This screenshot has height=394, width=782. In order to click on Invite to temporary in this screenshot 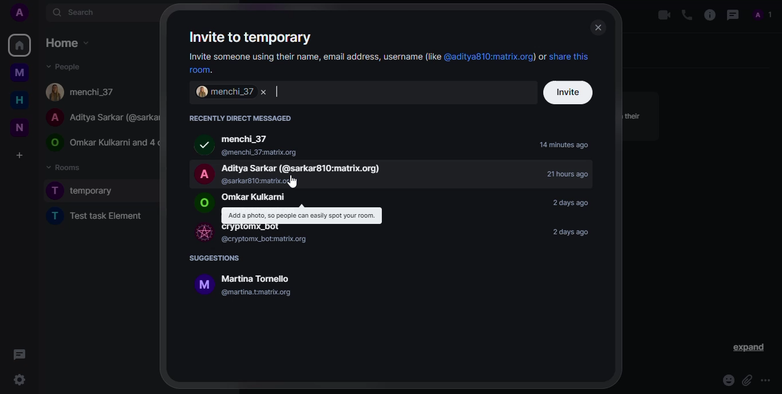, I will do `click(260, 37)`.